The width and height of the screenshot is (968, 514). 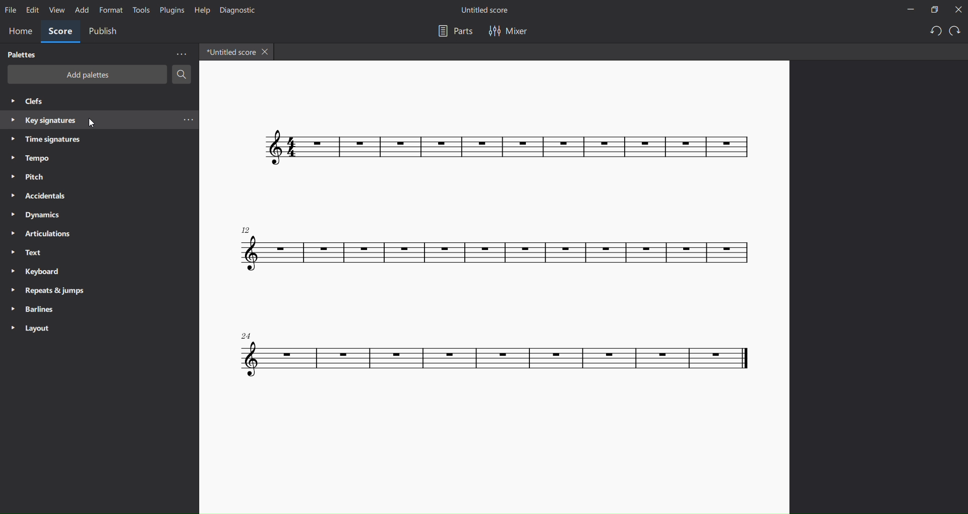 I want to click on diagnostic, so click(x=239, y=11).